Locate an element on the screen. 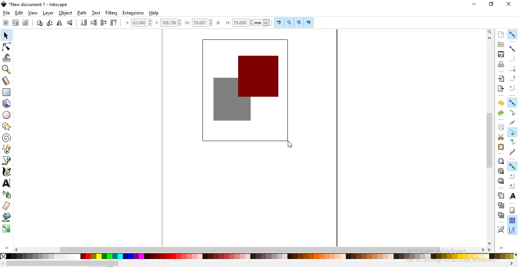 This screenshot has width=518, height=267. open existing document is located at coordinates (501, 44).